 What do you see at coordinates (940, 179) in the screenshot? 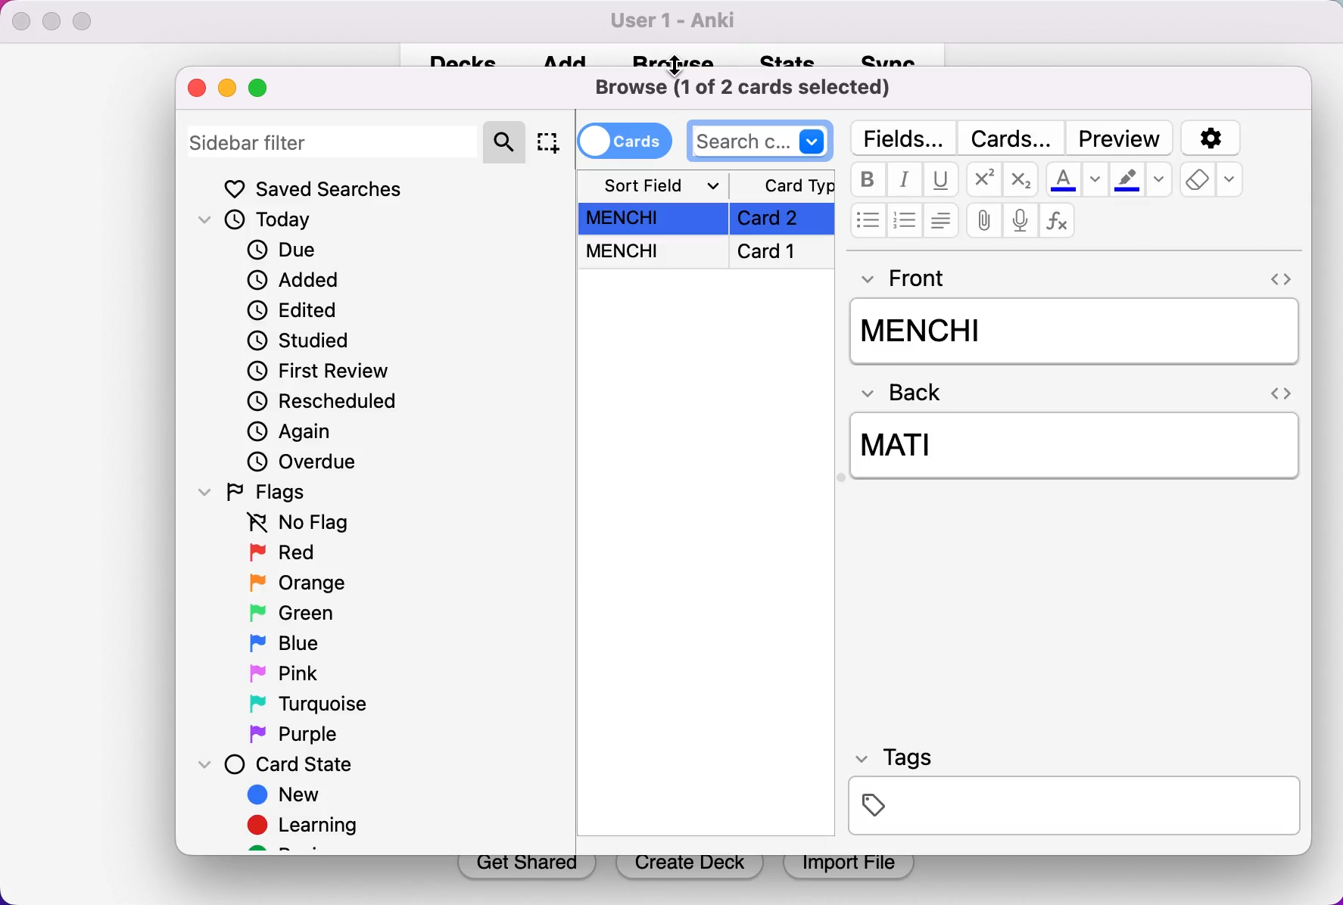
I see `underline text` at bounding box center [940, 179].